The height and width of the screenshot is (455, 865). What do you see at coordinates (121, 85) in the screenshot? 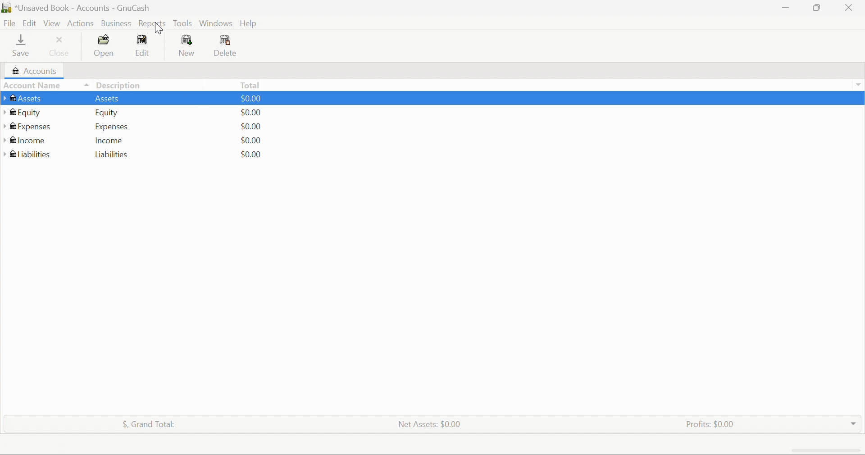
I see `Description` at bounding box center [121, 85].